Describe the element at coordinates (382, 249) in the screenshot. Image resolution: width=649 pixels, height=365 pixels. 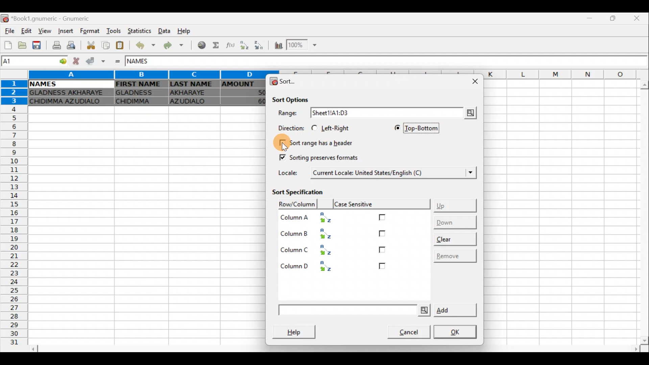
I see `Checkbox` at that location.